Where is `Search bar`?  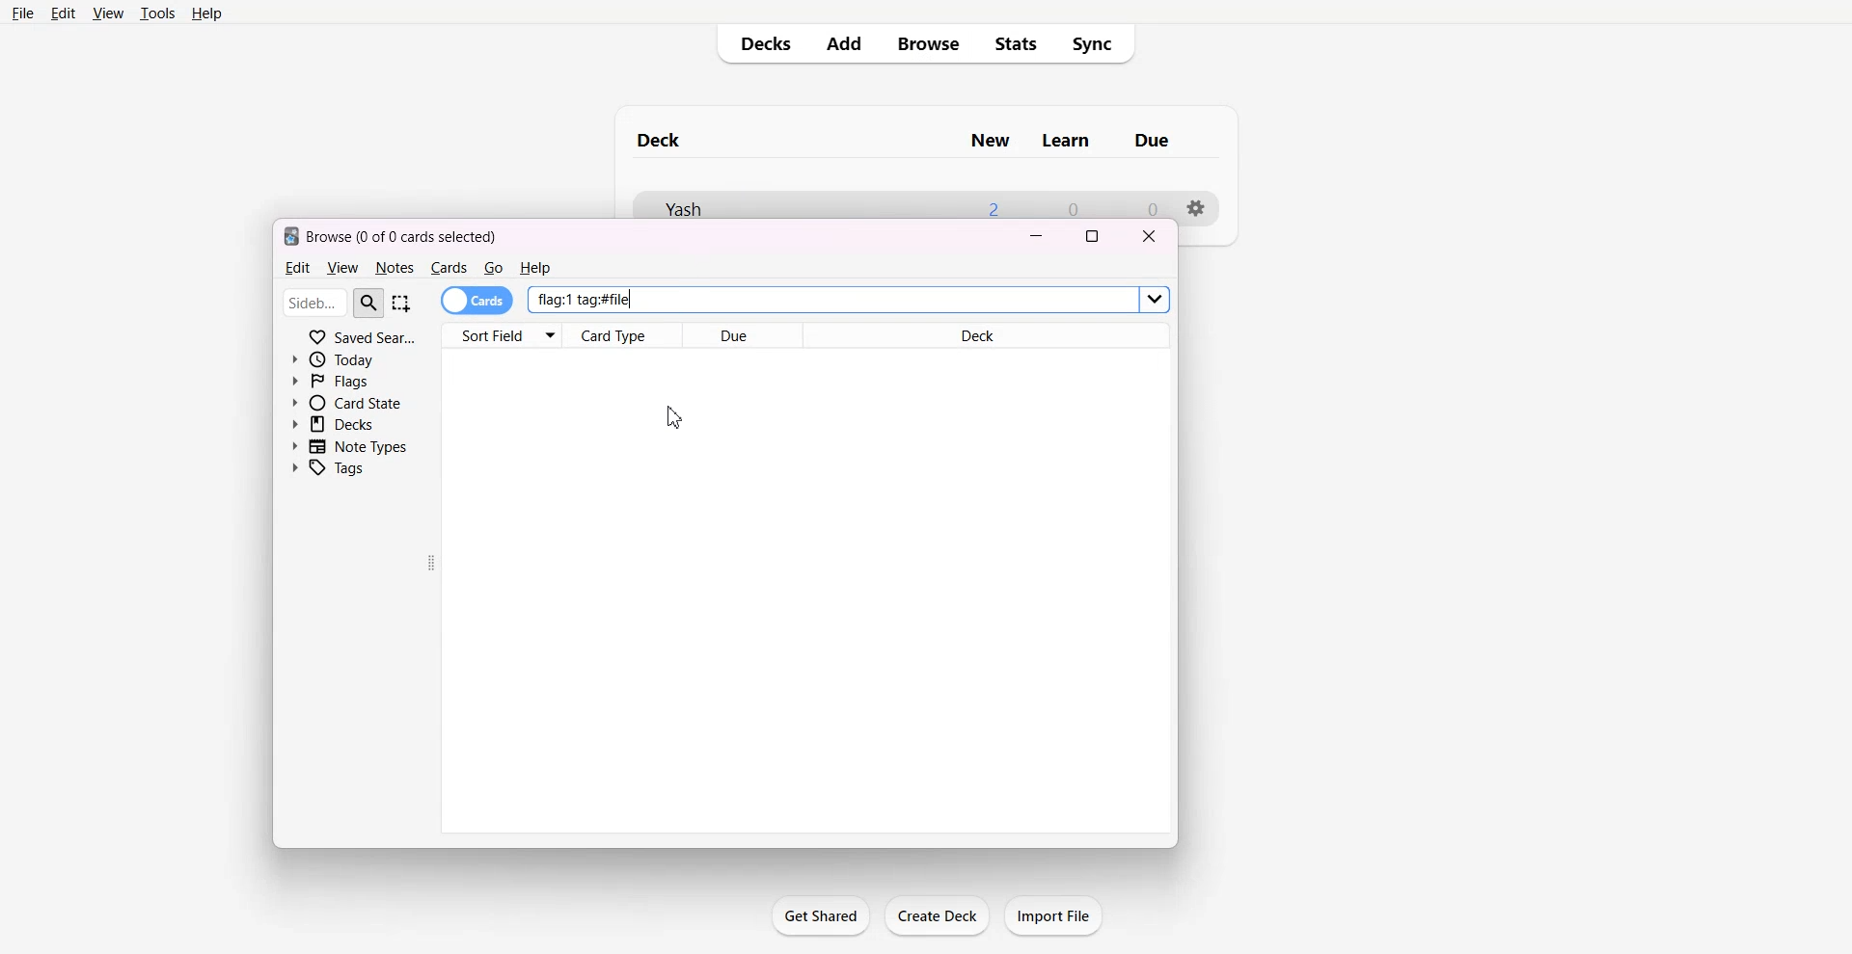
Search bar is located at coordinates (331, 303).